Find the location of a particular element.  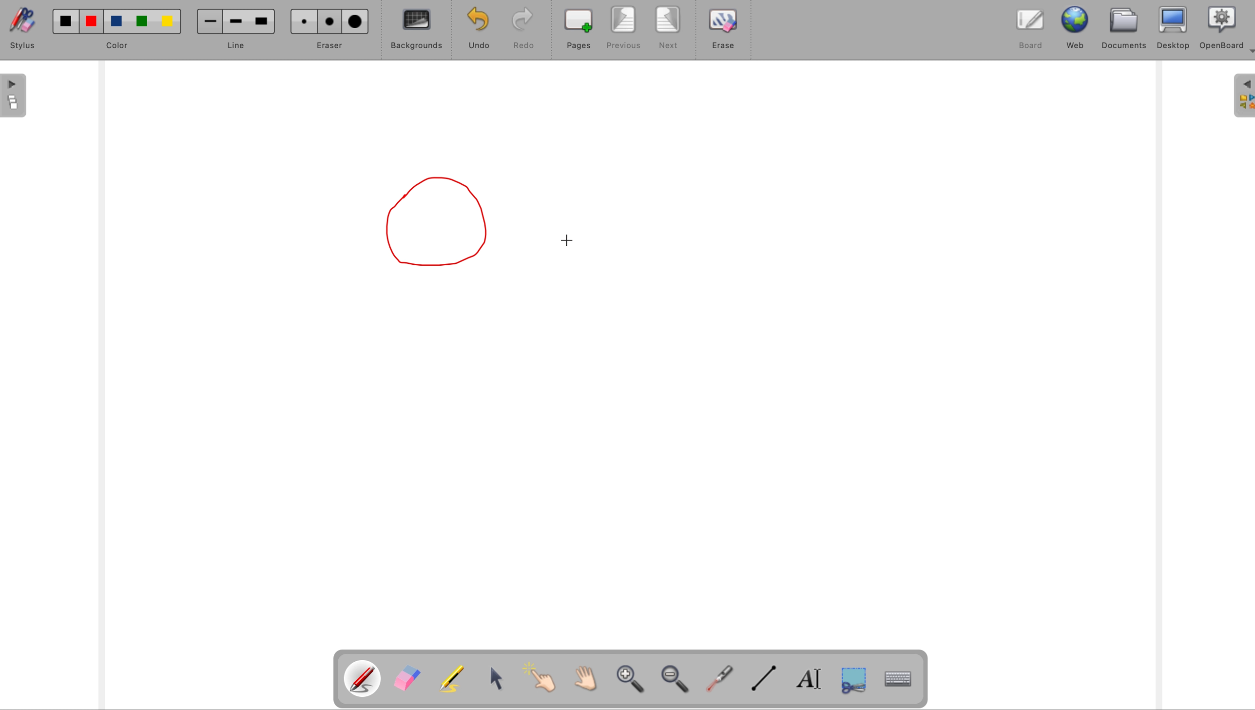

zoom in is located at coordinates (630, 681).